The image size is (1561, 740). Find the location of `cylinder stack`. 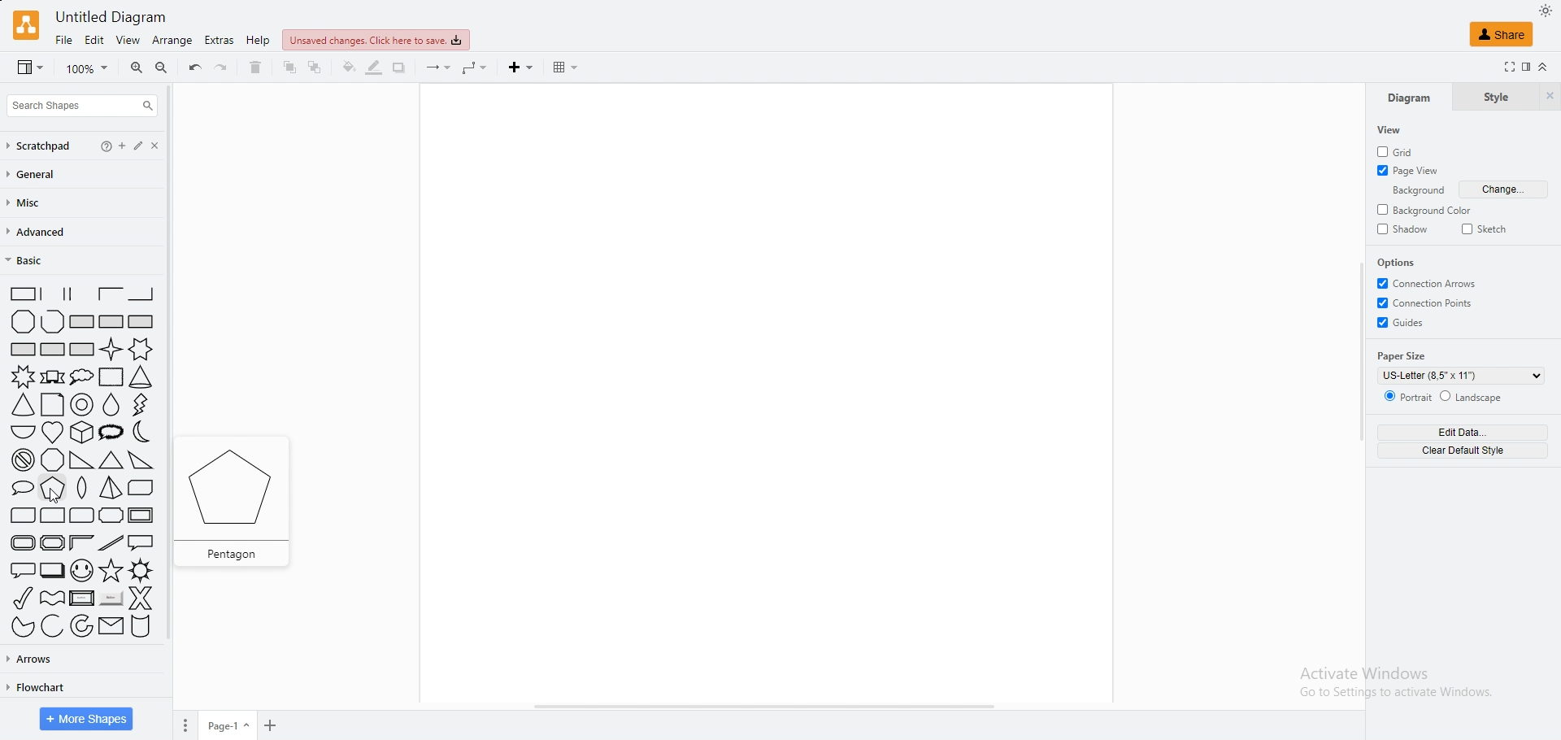

cylinder stack is located at coordinates (141, 628).